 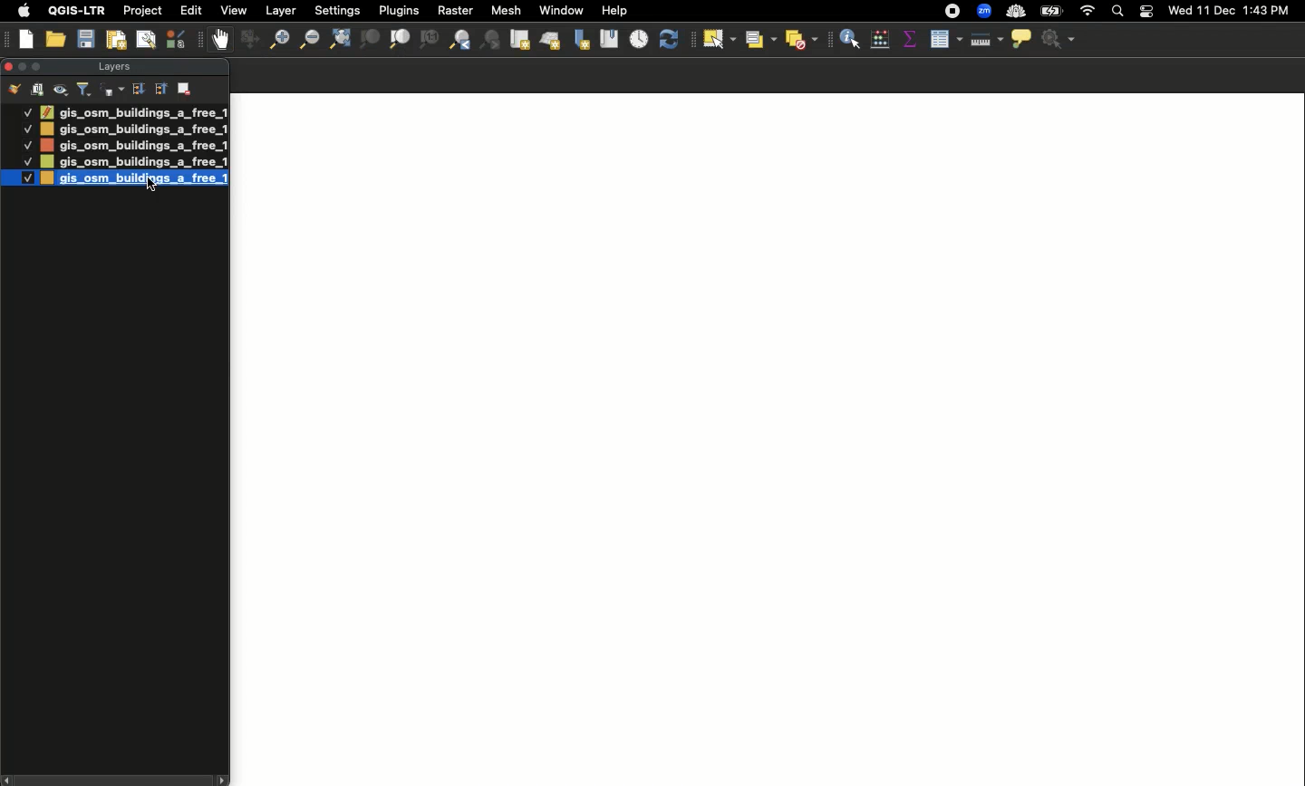 What do you see at coordinates (550, 43) in the screenshot?
I see `New 3D map view` at bounding box center [550, 43].